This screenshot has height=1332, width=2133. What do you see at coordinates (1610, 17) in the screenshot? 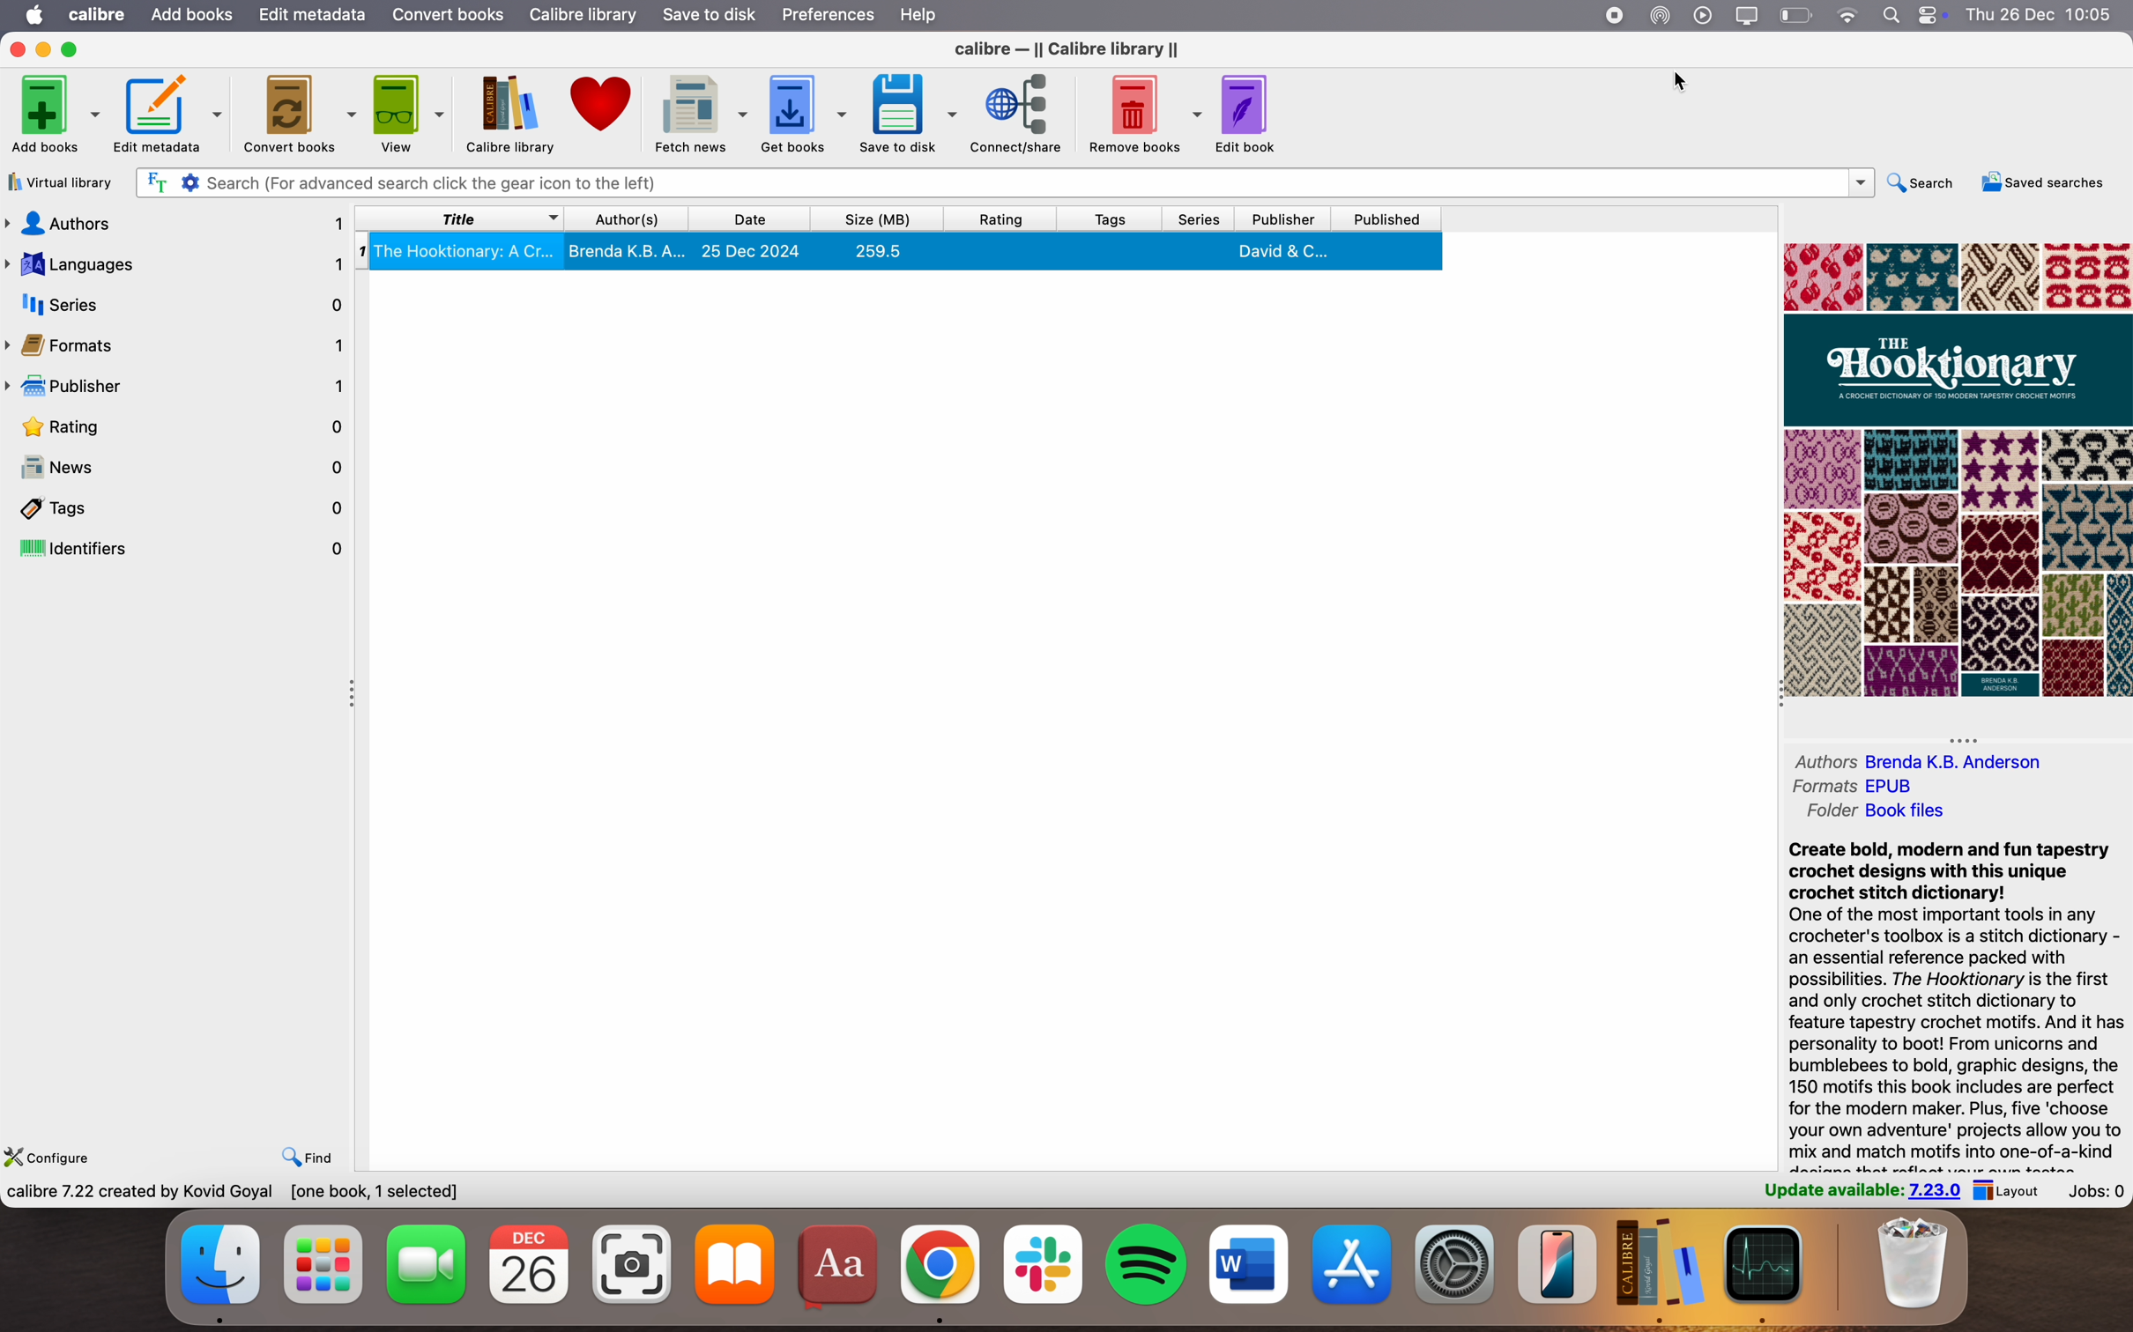
I see `stop recording` at bounding box center [1610, 17].